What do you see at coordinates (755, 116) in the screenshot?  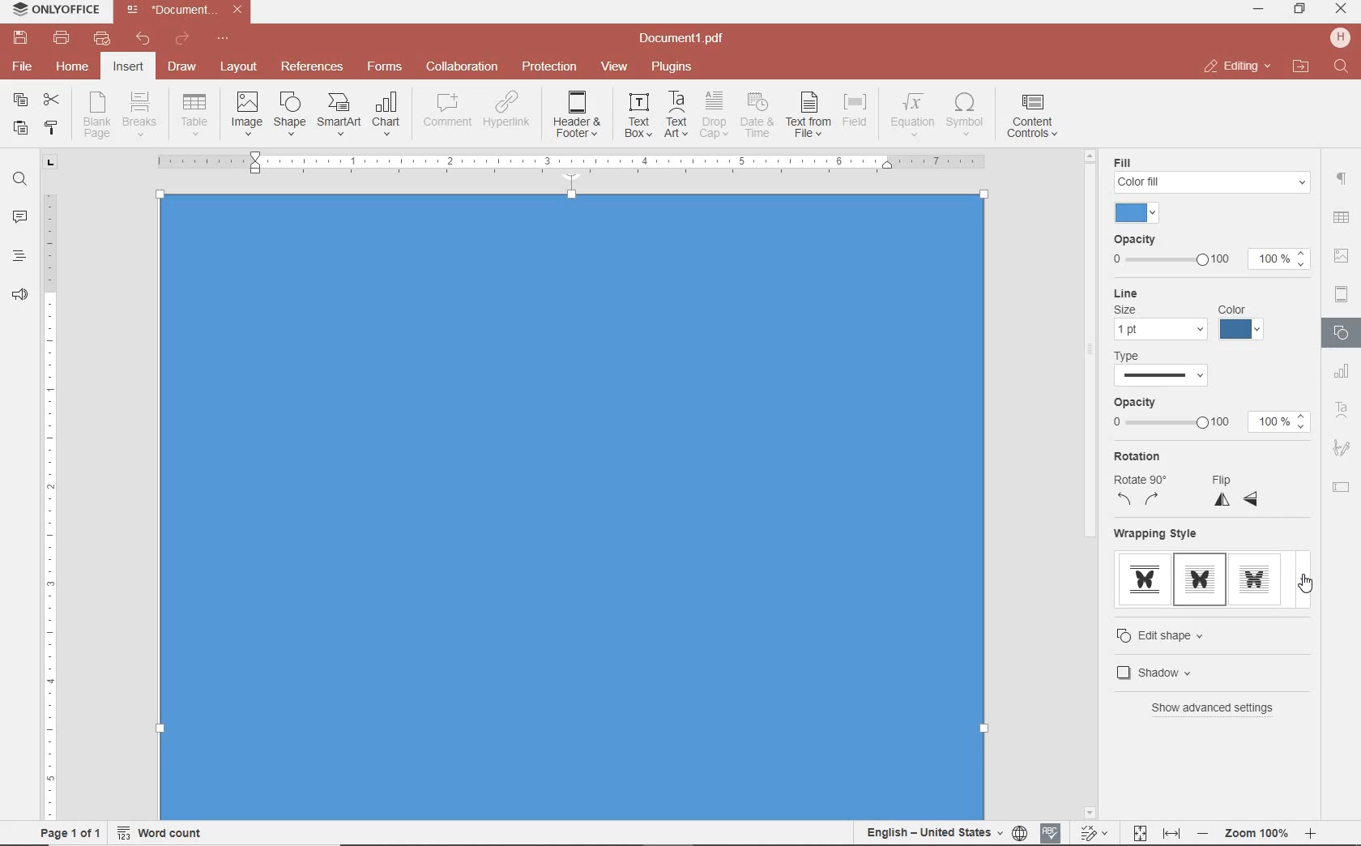 I see `INSERT CURRENT DATE AND TIME` at bounding box center [755, 116].